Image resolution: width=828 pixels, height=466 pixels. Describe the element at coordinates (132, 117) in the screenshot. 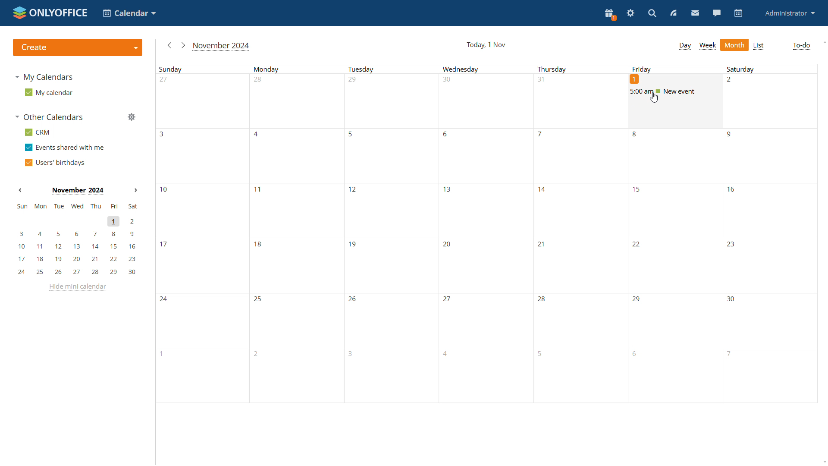

I see `manage` at that location.